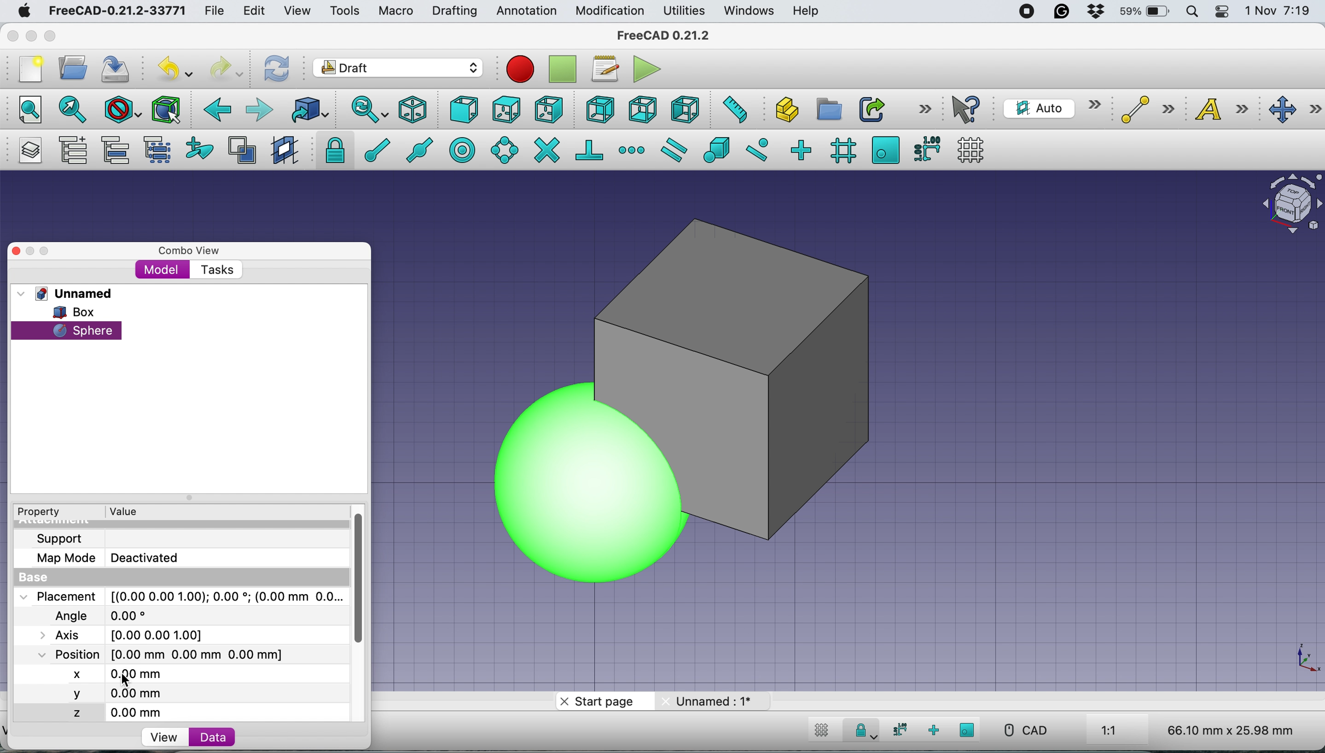  What do you see at coordinates (114, 557) in the screenshot?
I see `map mode` at bounding box center [114, 557].